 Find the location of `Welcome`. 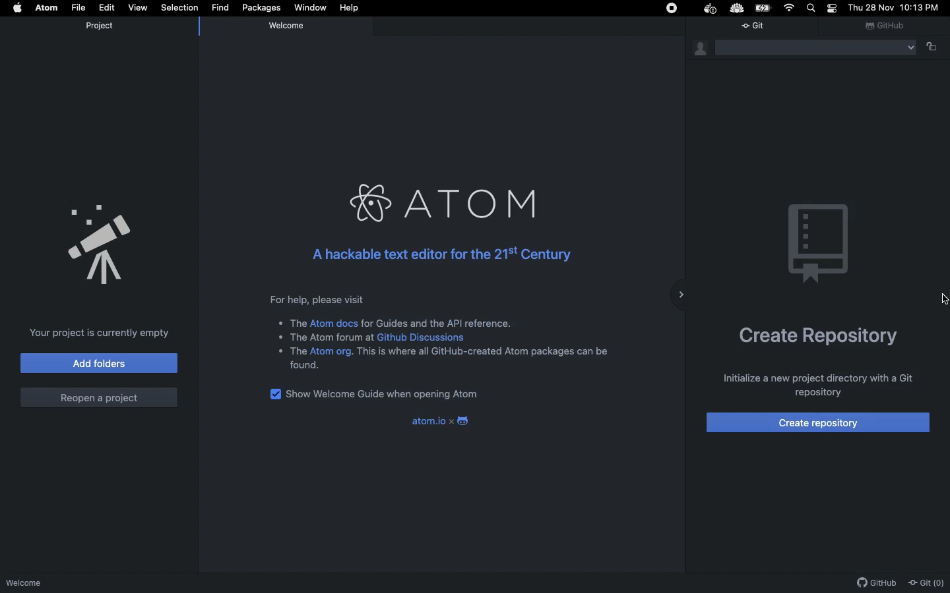

Welcome is located at coordinates (62, 582).